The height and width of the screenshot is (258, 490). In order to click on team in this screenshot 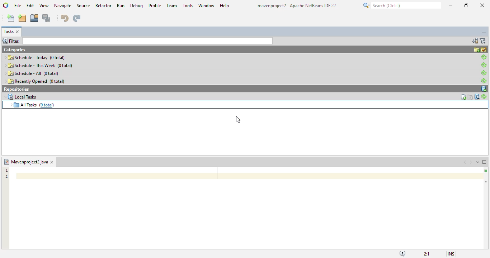, I will do `click(172, 5)`.